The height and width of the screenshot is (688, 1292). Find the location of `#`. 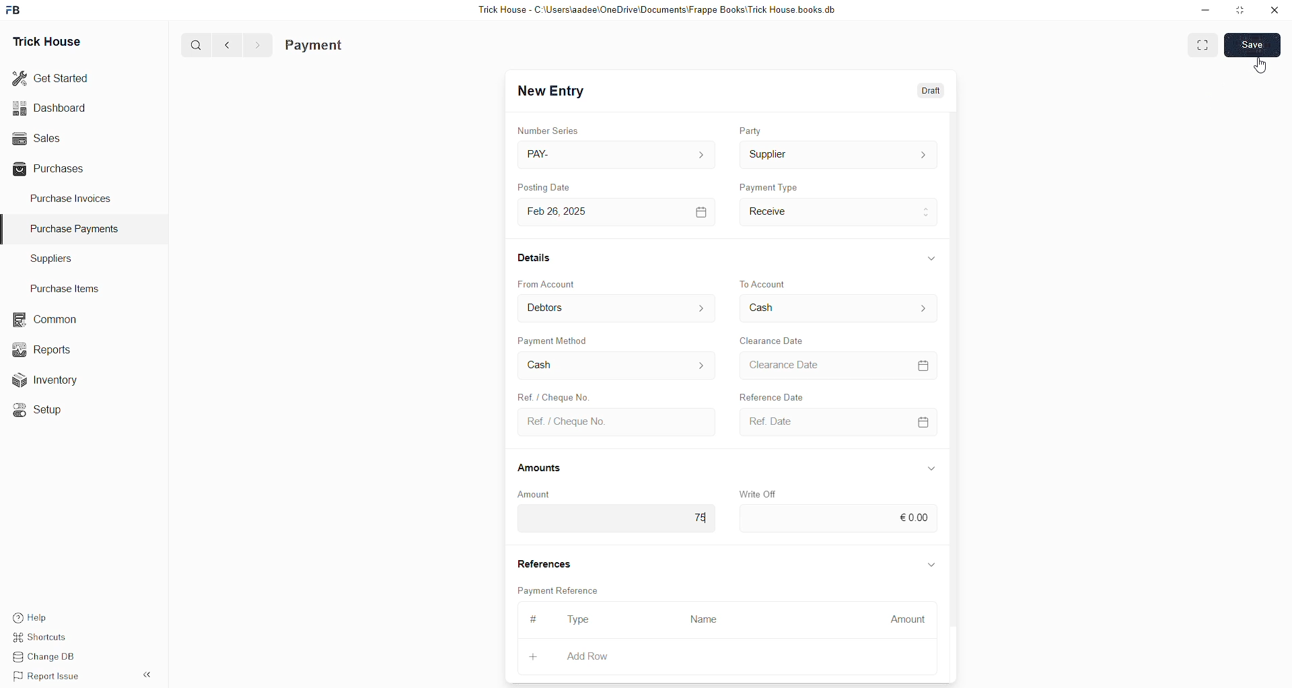

# is located at coordinates (536, 619).